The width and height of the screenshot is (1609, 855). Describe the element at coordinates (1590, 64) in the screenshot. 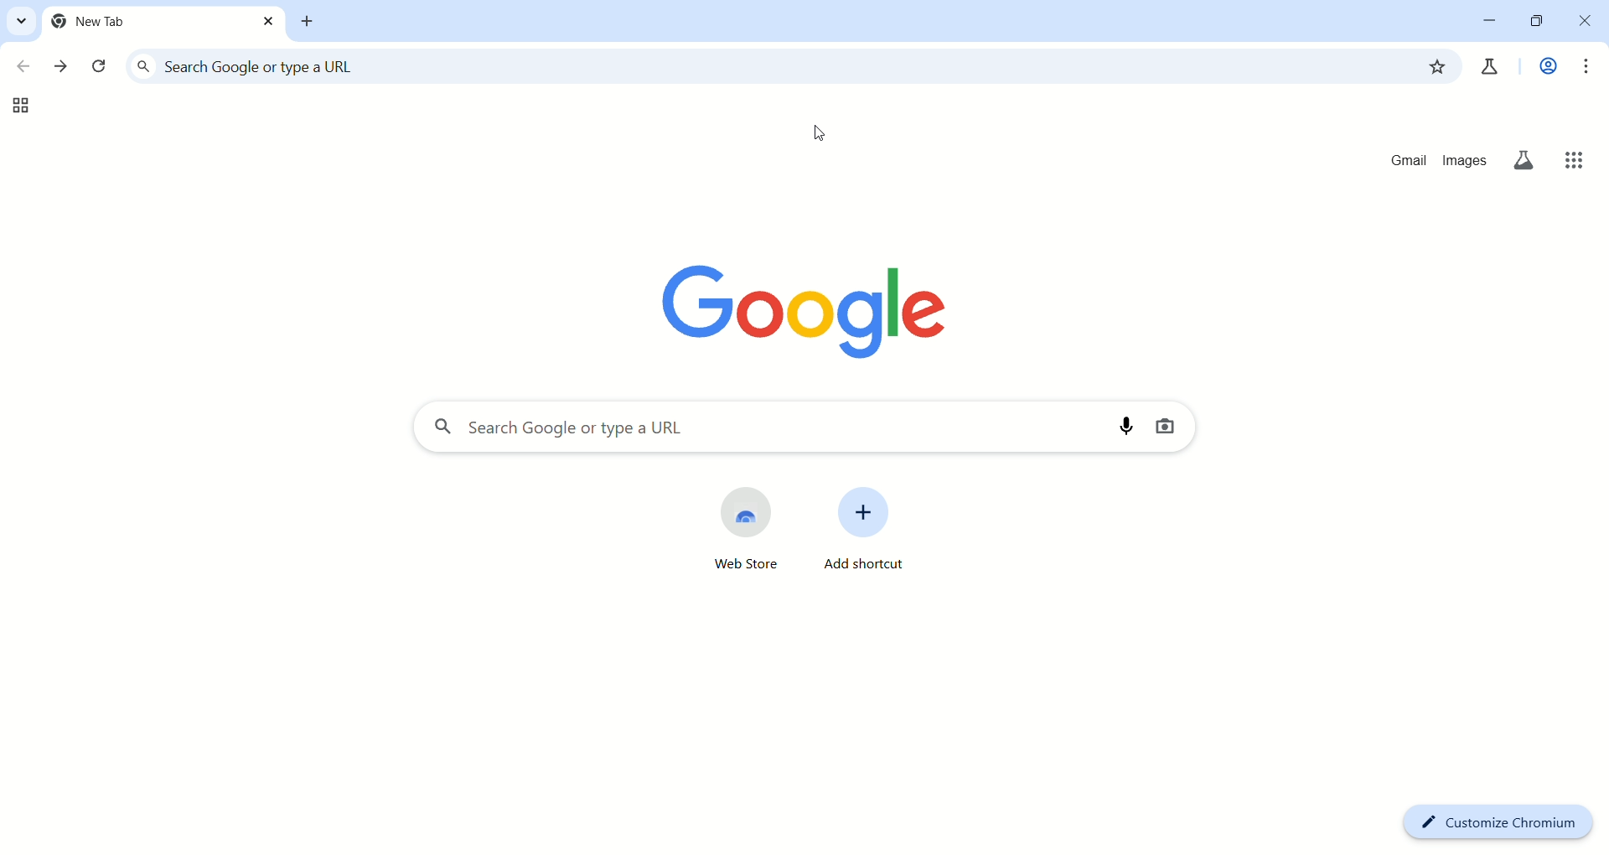

I see `customize and control brave` at that location.